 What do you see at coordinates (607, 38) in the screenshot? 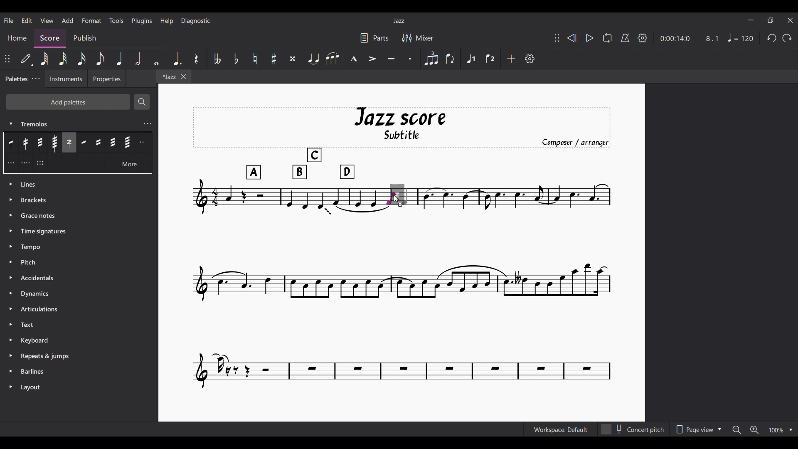
I see `Loop playback` at bounding box center [607, 38].